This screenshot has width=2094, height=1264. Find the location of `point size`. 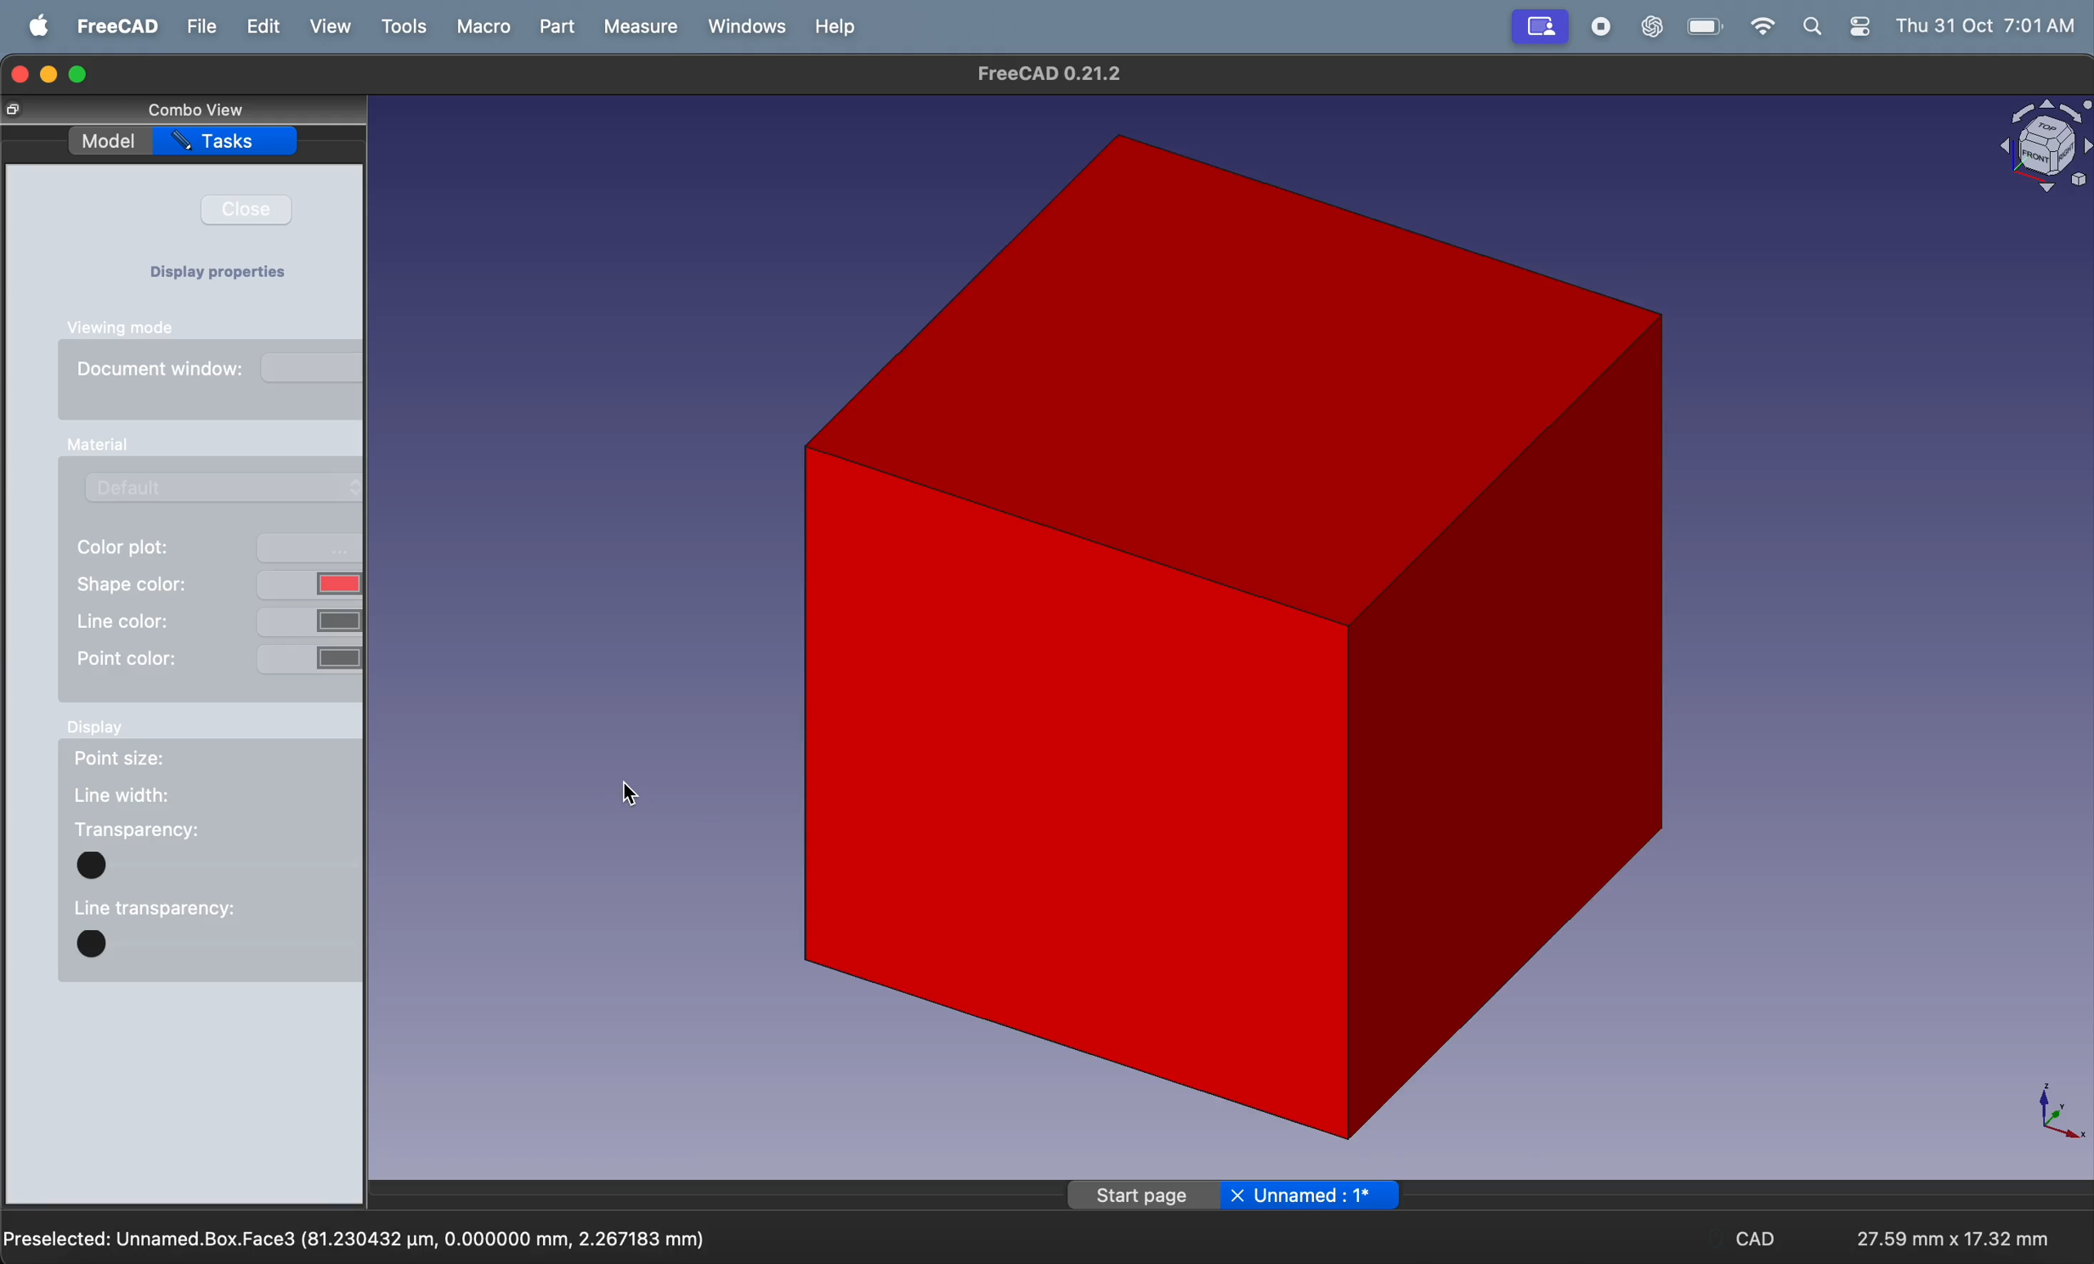

point size is located at coordinates (144, 762).